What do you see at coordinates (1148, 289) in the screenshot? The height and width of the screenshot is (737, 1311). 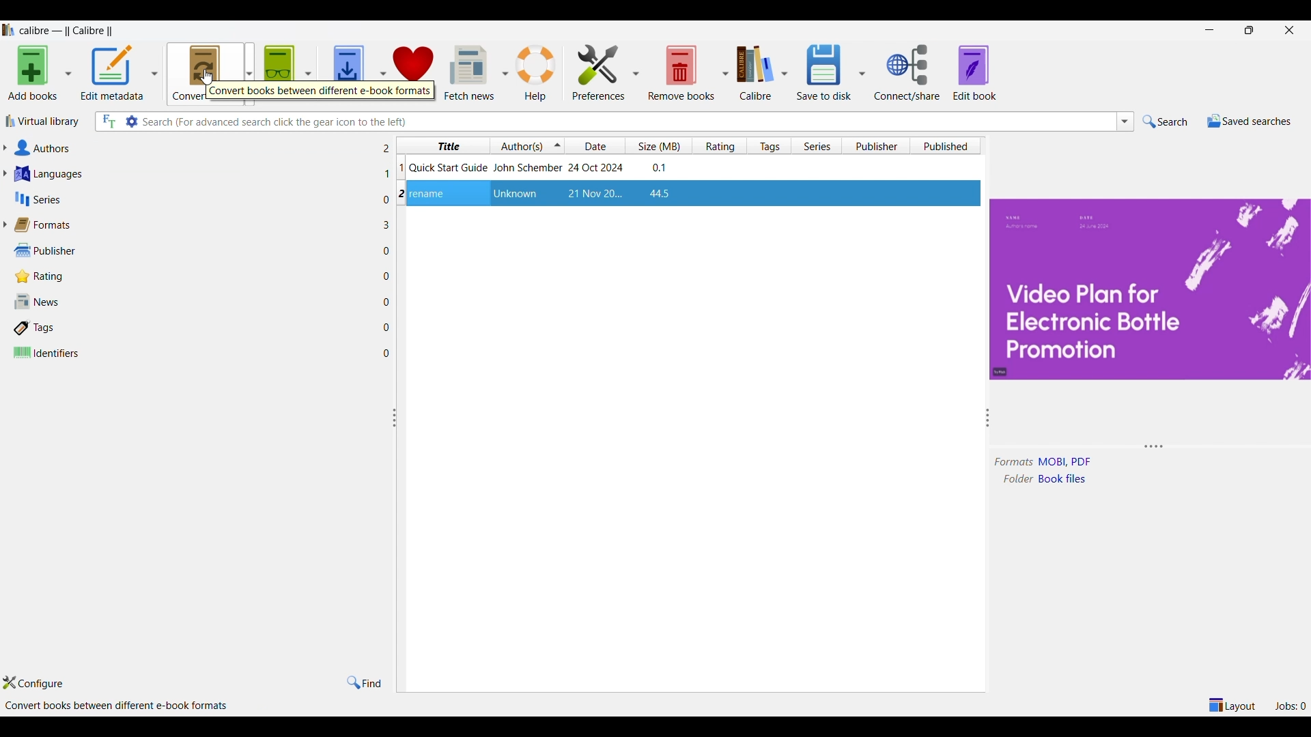 I see `Preview and details changed` at bounding box center [1148, 289].